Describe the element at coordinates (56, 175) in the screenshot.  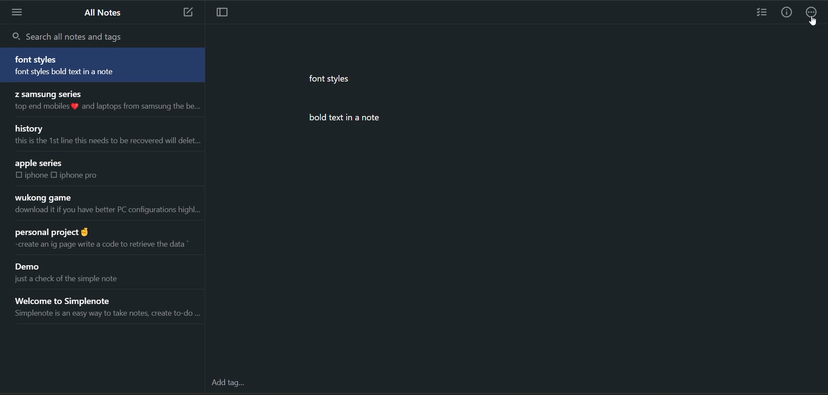
I see `checkbox` at that location.